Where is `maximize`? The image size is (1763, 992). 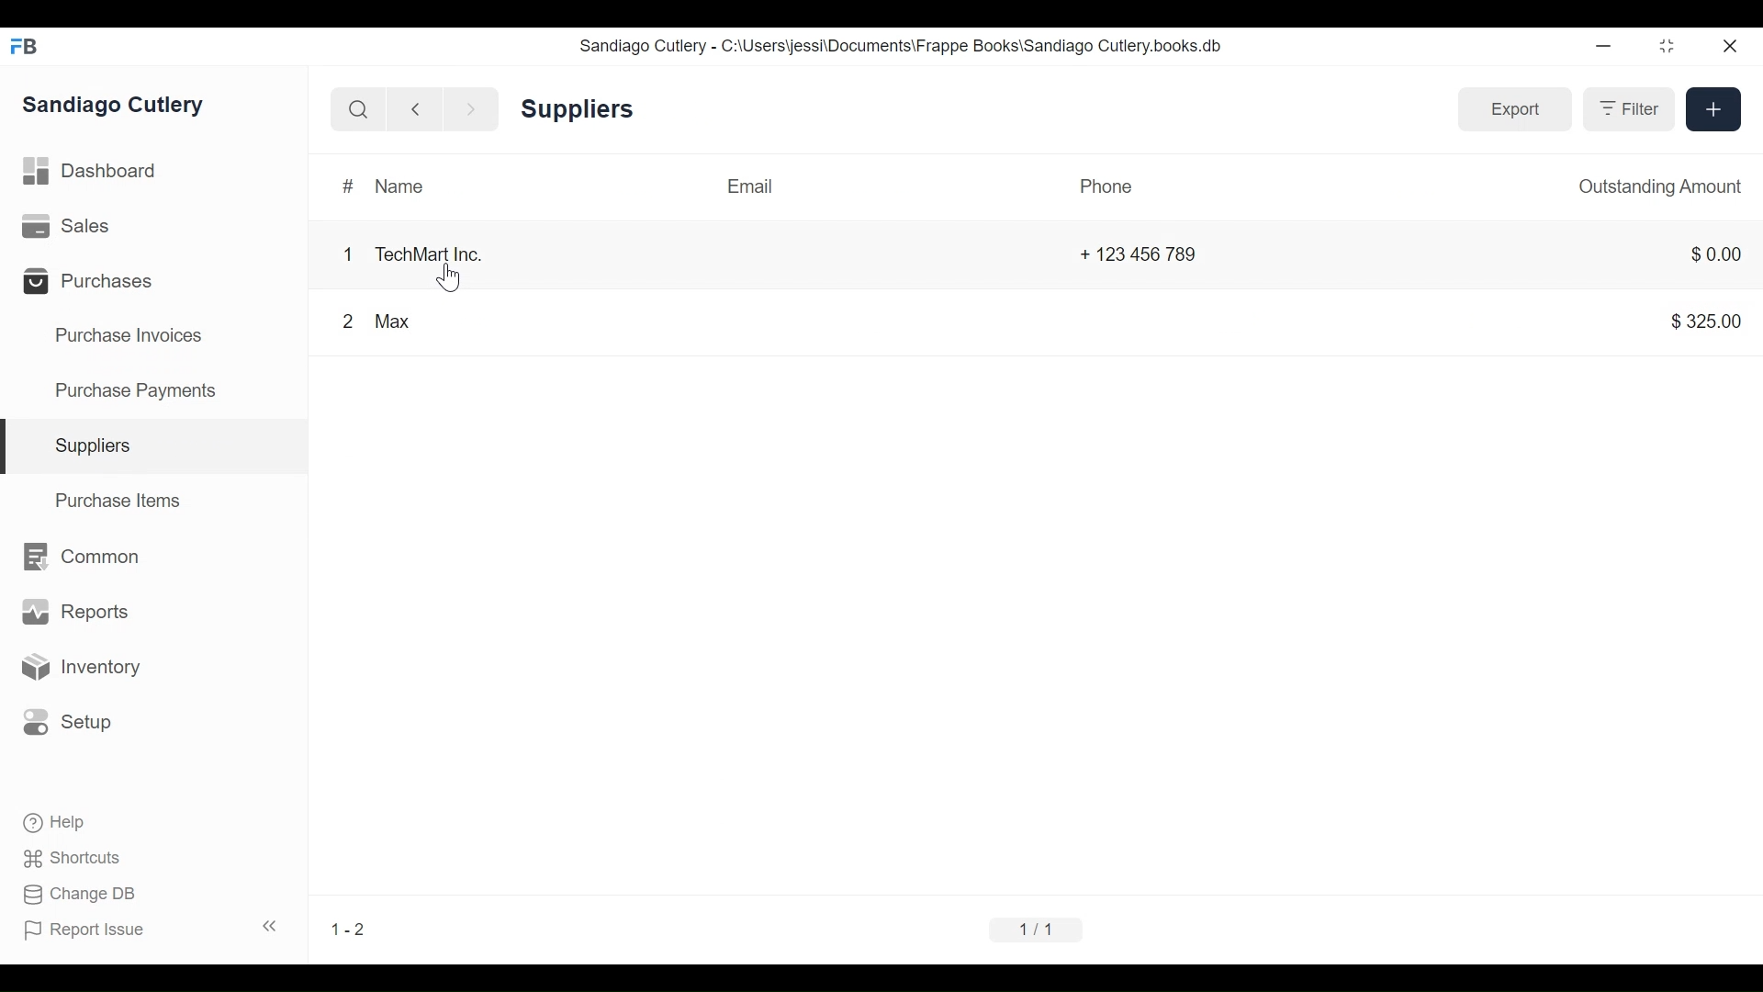
maximize is located at coordinates (1673, 48).